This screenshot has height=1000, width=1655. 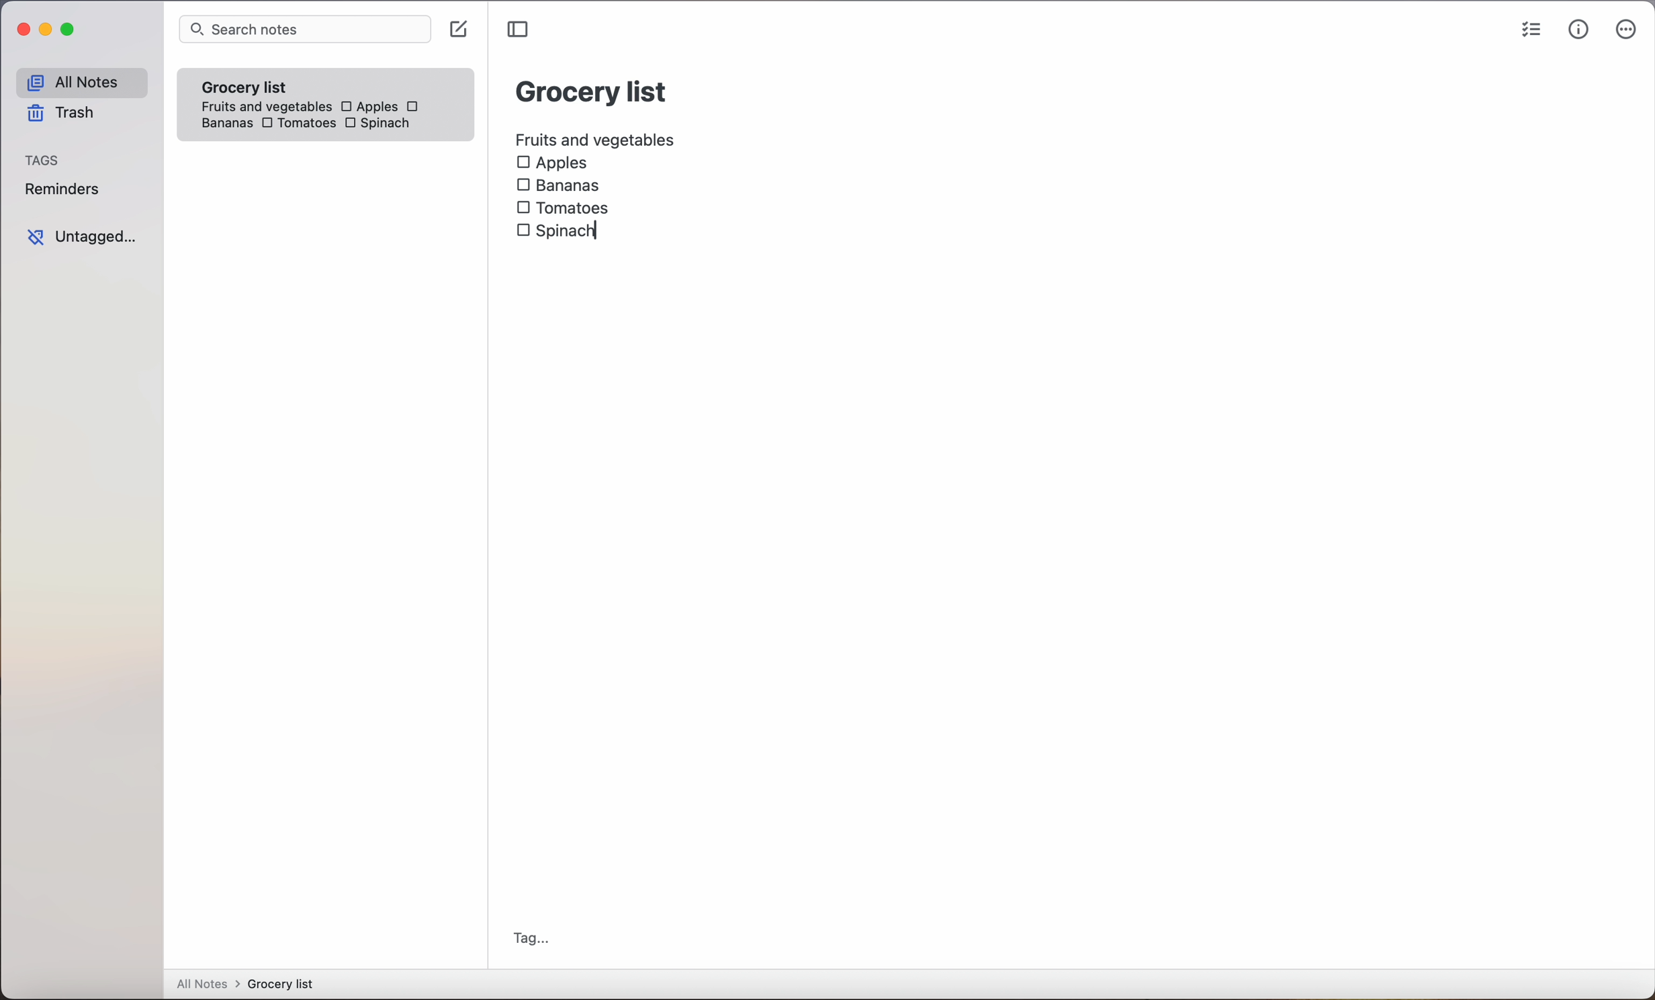 I want to click on tags, so click(x=44, y=161).